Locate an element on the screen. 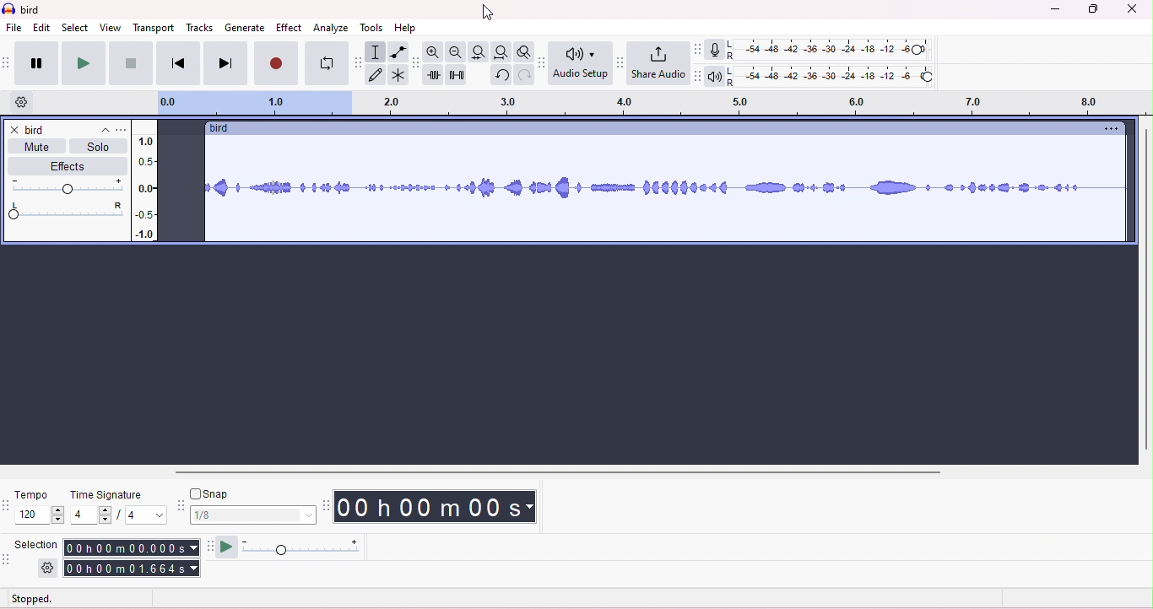  horizontal scroll bar is located at coordinates (563, 472).